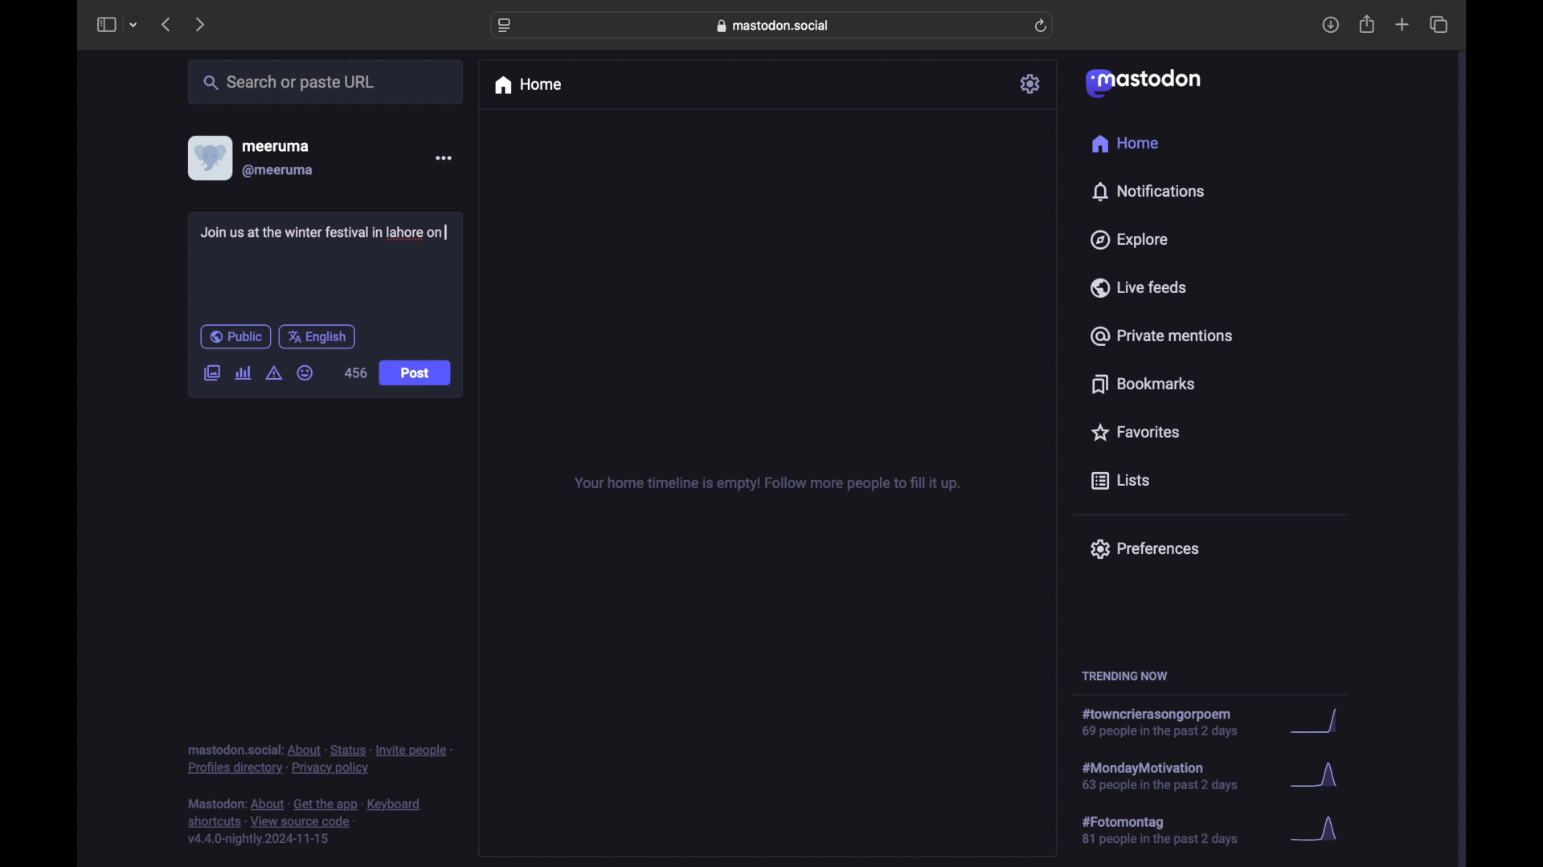 The image size is (1543, 867). Describe the element at coordinates (444, 232) in the screenshot. I see `text cursor` at that location.